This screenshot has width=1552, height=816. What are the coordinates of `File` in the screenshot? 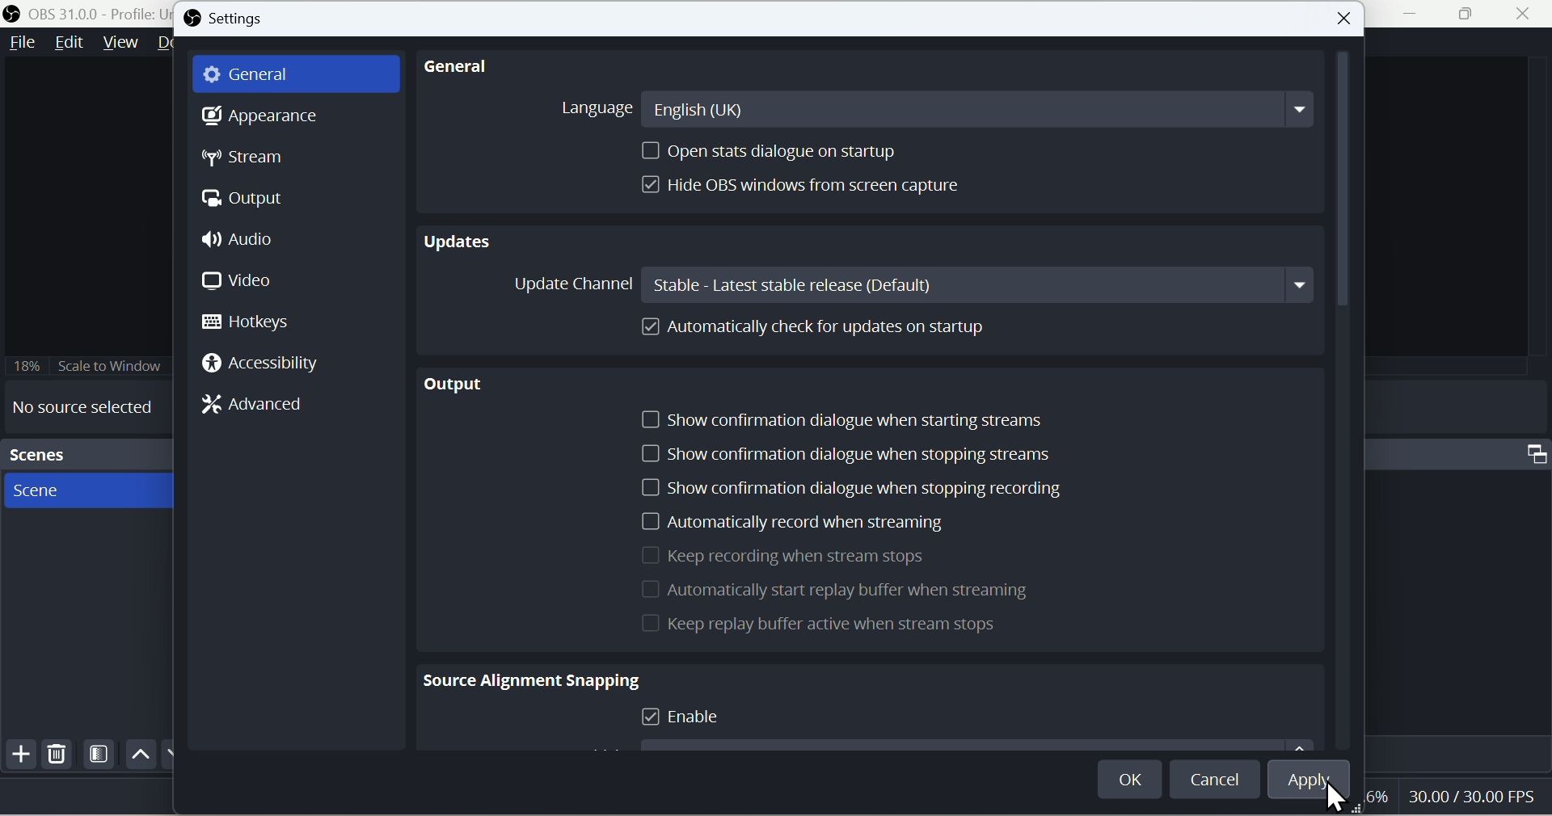 It's located at (19, 45).